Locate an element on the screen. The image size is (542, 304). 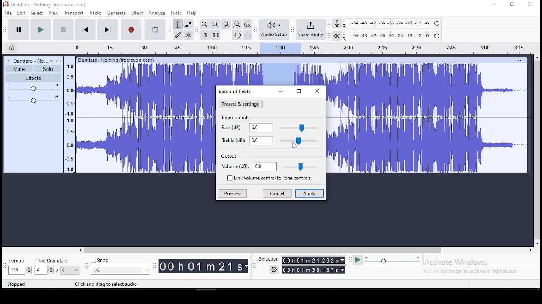
track's timing is located at coordinates (271, 74).